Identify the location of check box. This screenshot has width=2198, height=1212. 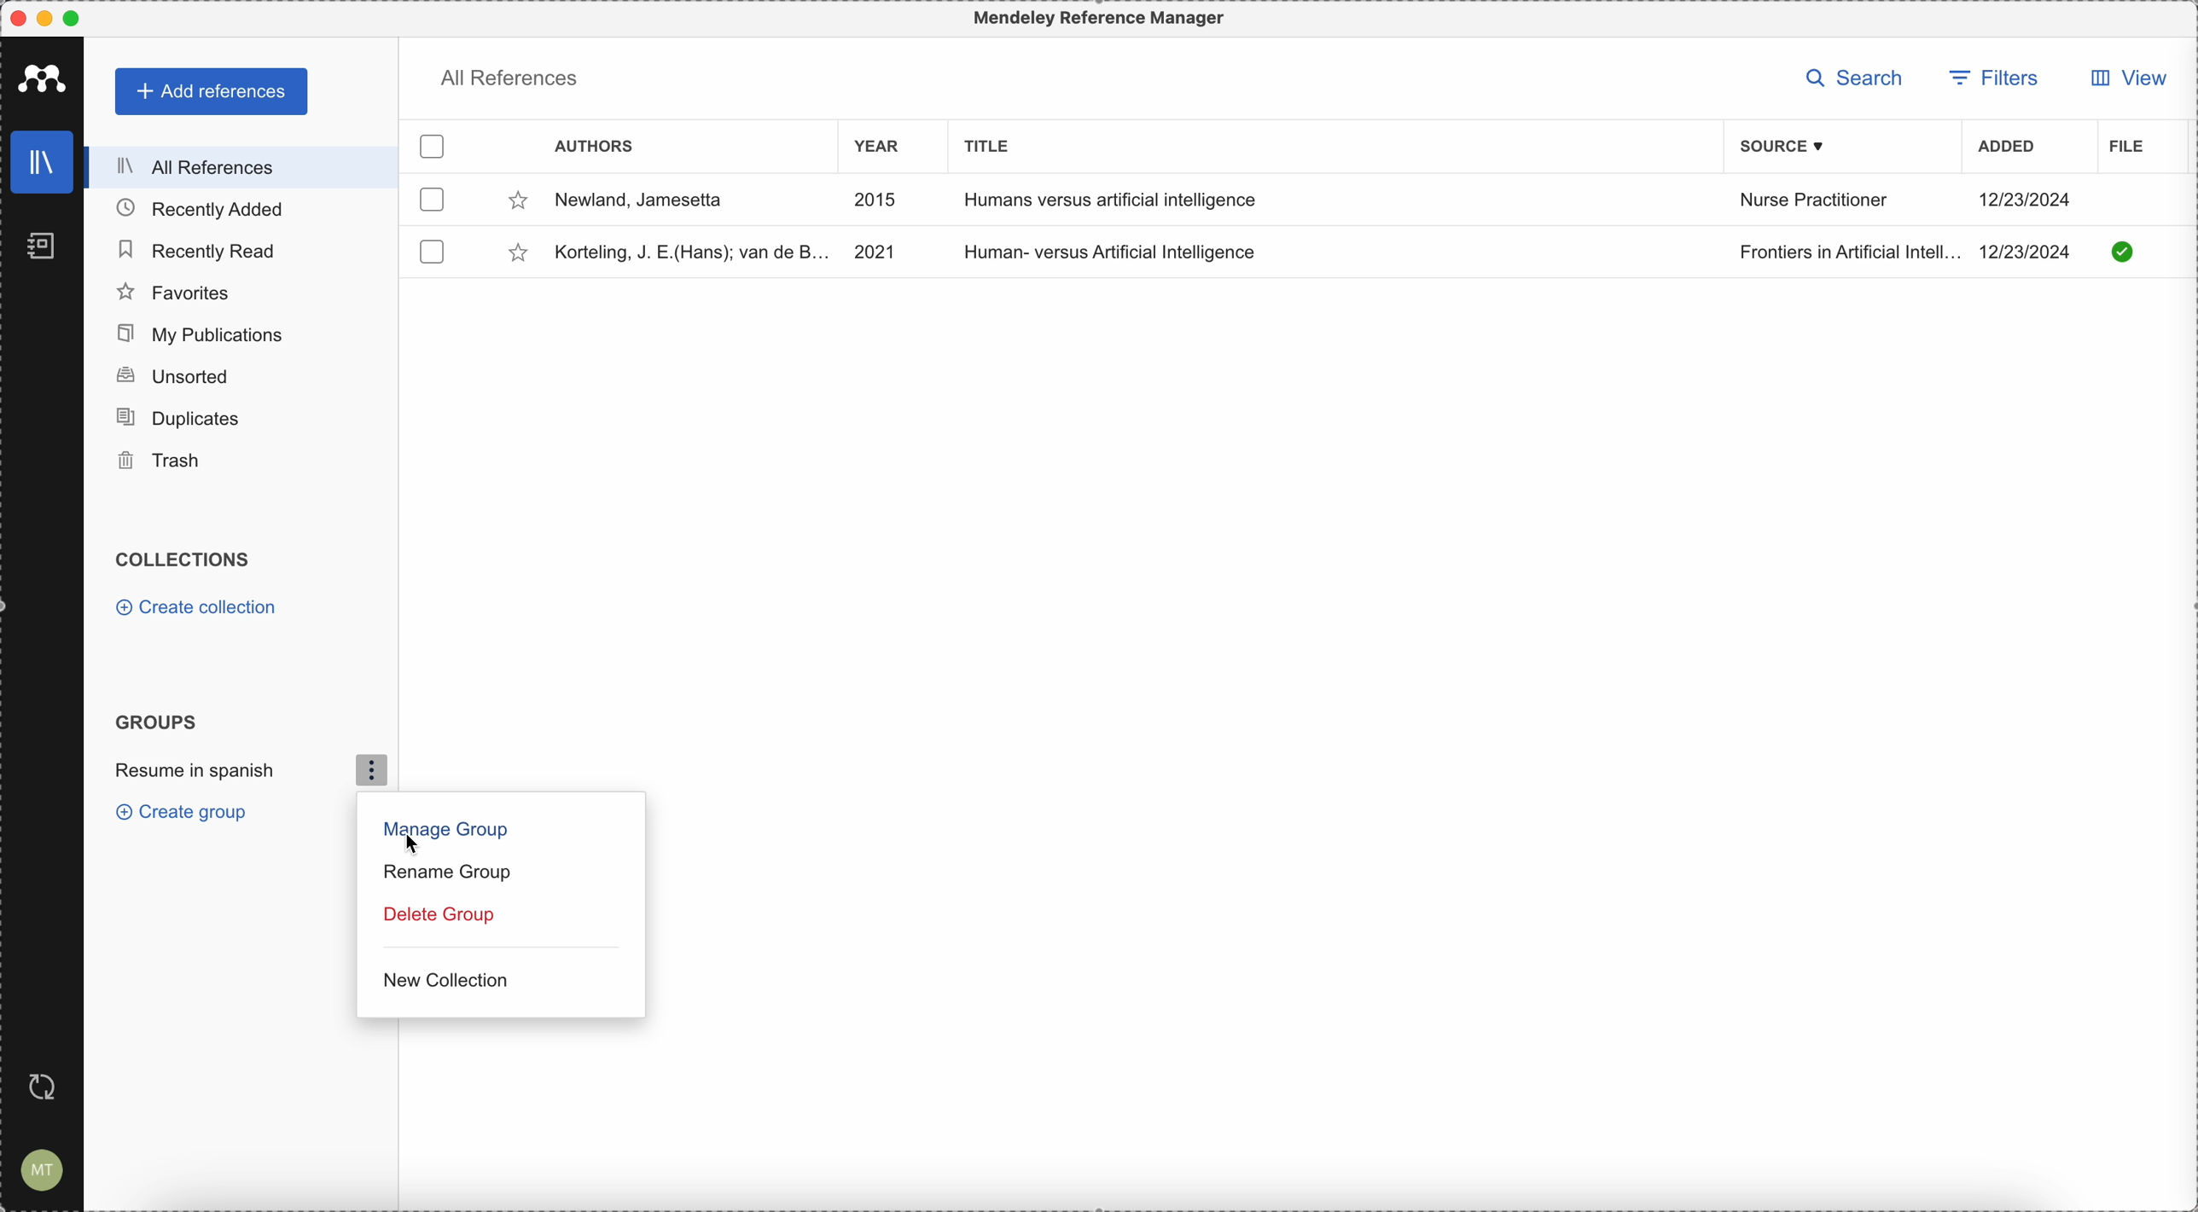
(434, 148).